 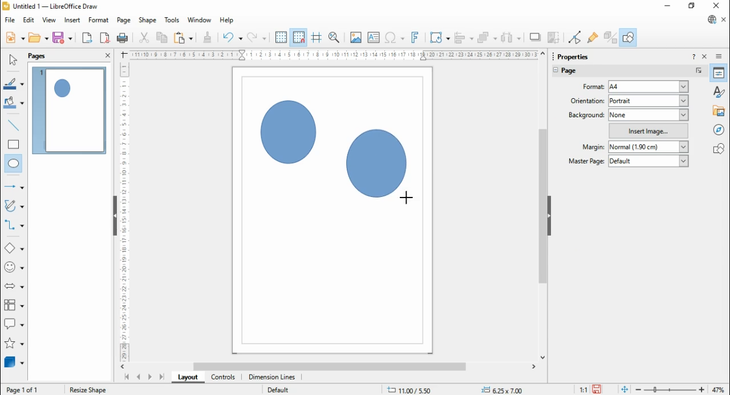 What do you see at coordinates (648, 115) in the screenshot?
I see `none` at bounding box center [648, 115].